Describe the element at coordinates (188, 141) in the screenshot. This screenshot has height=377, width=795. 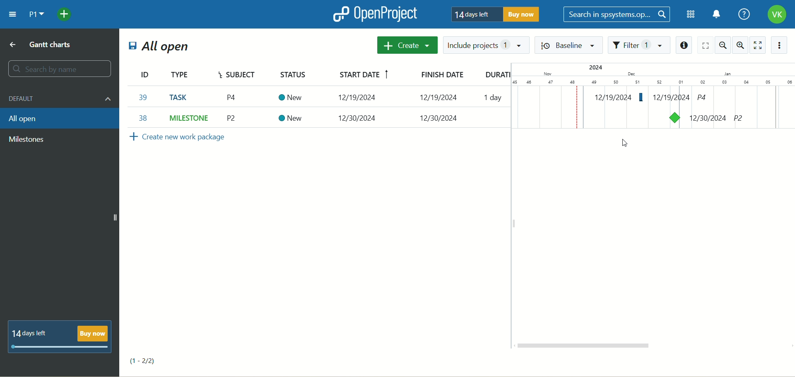
I see `create new work package` at that location.